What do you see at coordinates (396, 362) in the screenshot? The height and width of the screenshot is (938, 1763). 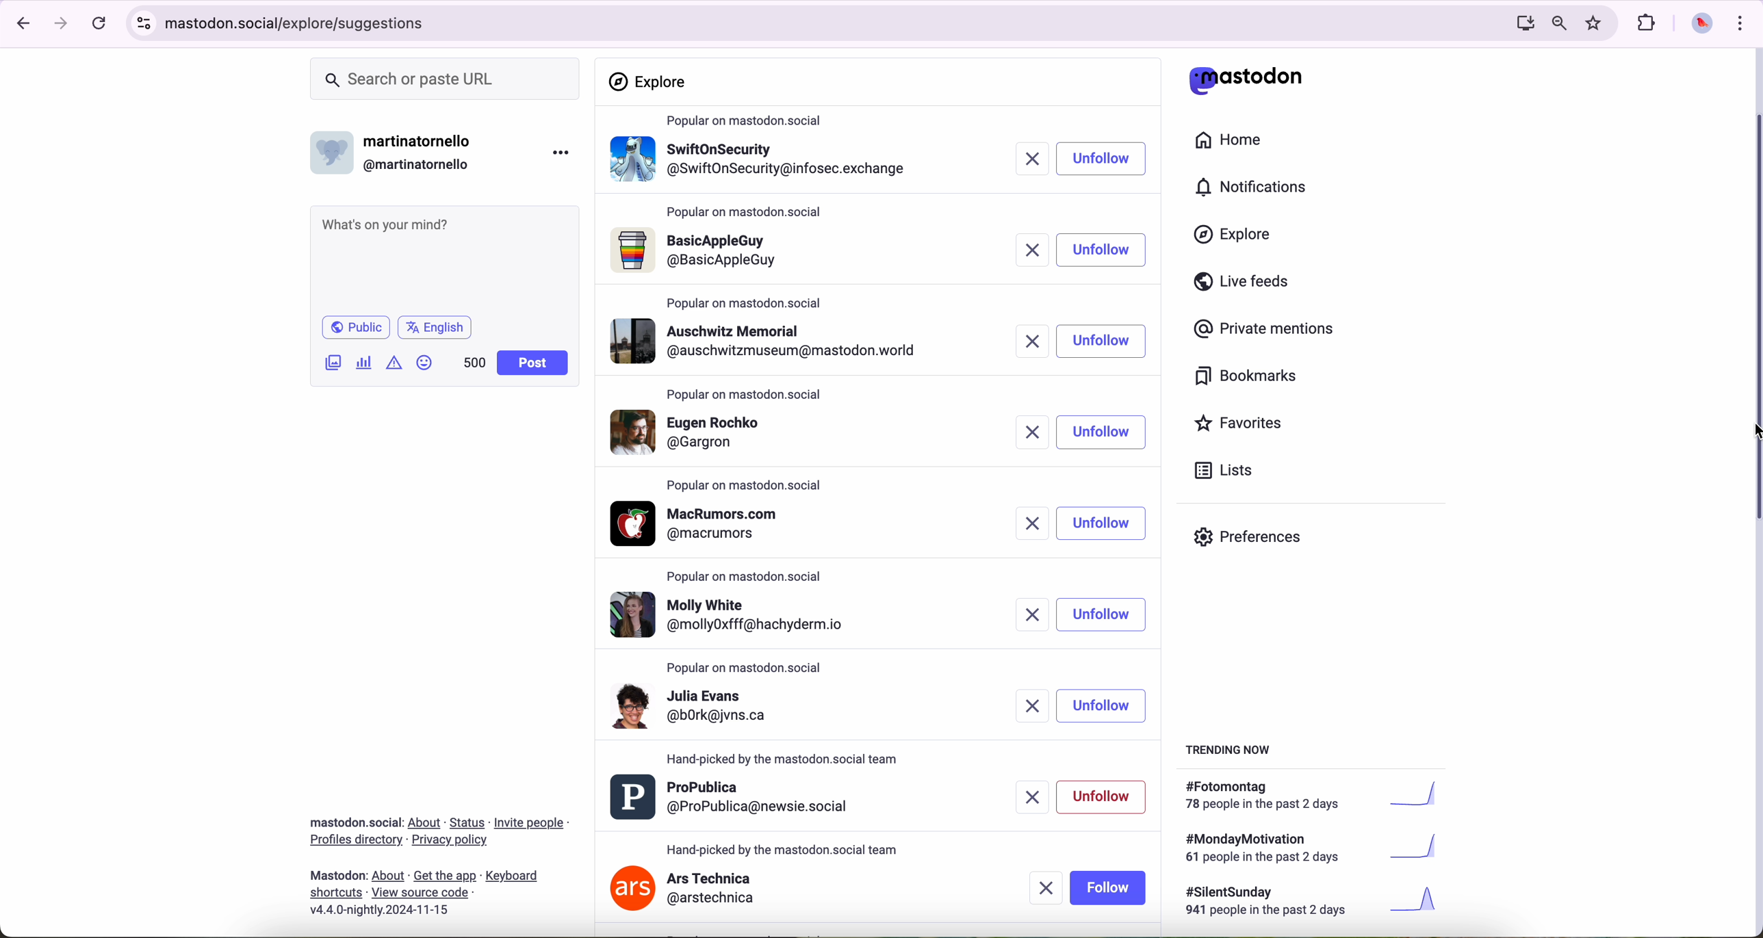 I see `icon` at bounding box center [396, 362].